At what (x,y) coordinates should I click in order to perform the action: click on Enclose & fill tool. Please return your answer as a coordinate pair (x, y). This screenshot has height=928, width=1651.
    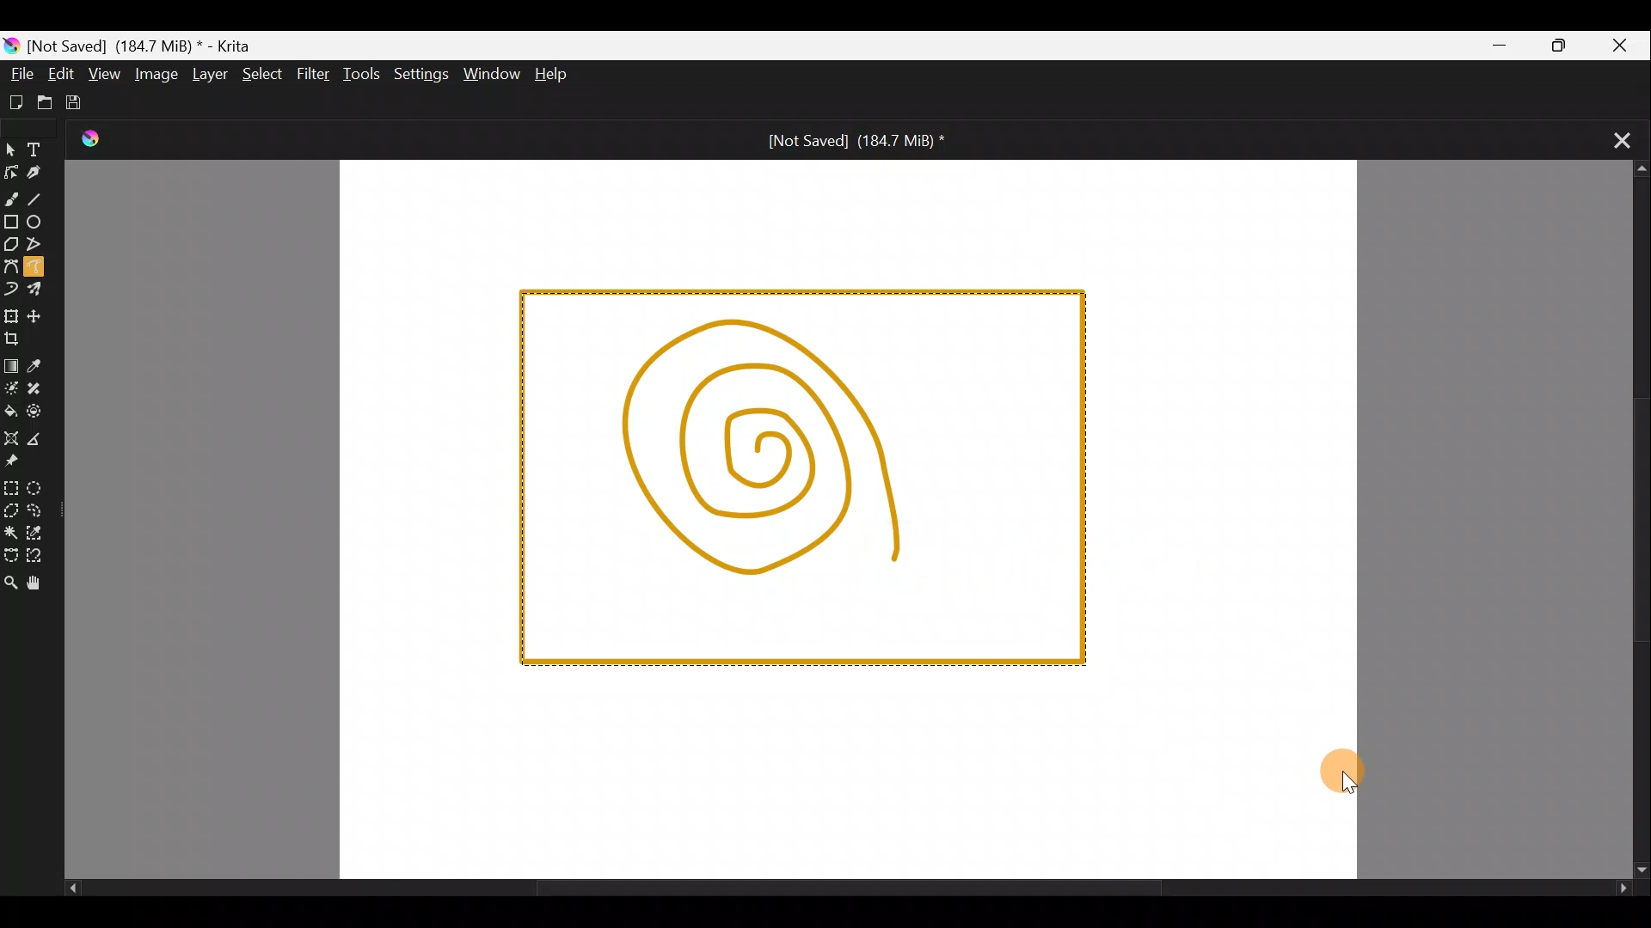
    Looking at the image, I should click on (37, 415).